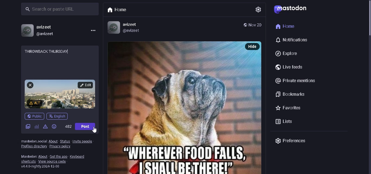  Describe the element at coordinates (297, 81) in the screenshot. I see `@Private mentions` at that location.